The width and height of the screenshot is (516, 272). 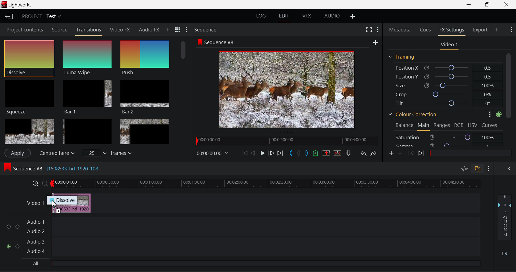 What do you see at coordinates (442, 85) in the screenshot?
I see `Size` at bounding box center [442, 85].